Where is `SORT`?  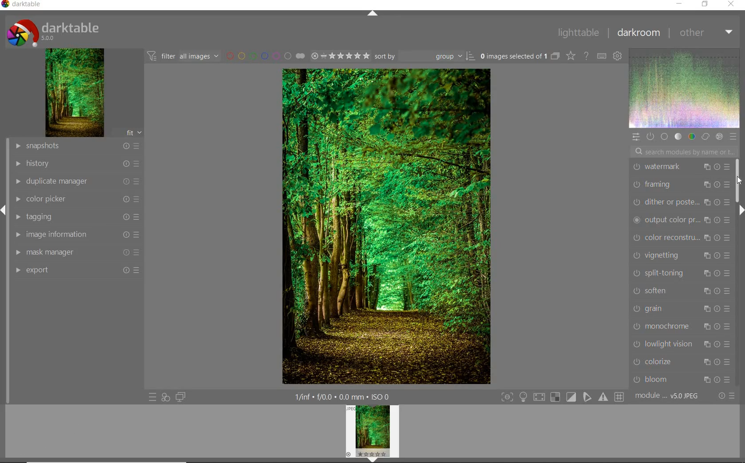
SORT is located at coordinates (424, 56).